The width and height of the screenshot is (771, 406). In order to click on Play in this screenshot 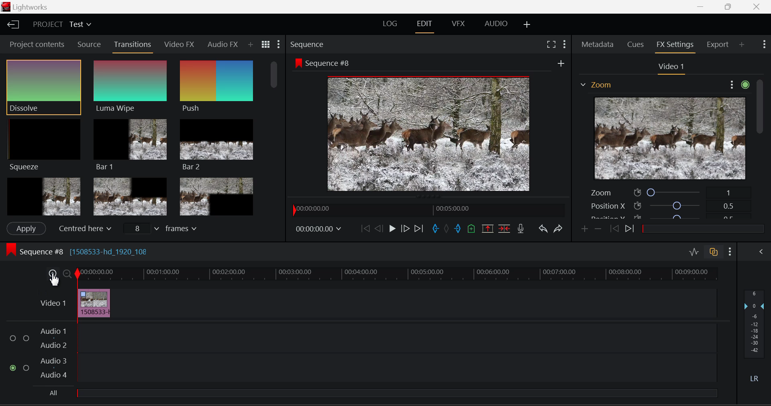, I will do `click(394, 229)`.